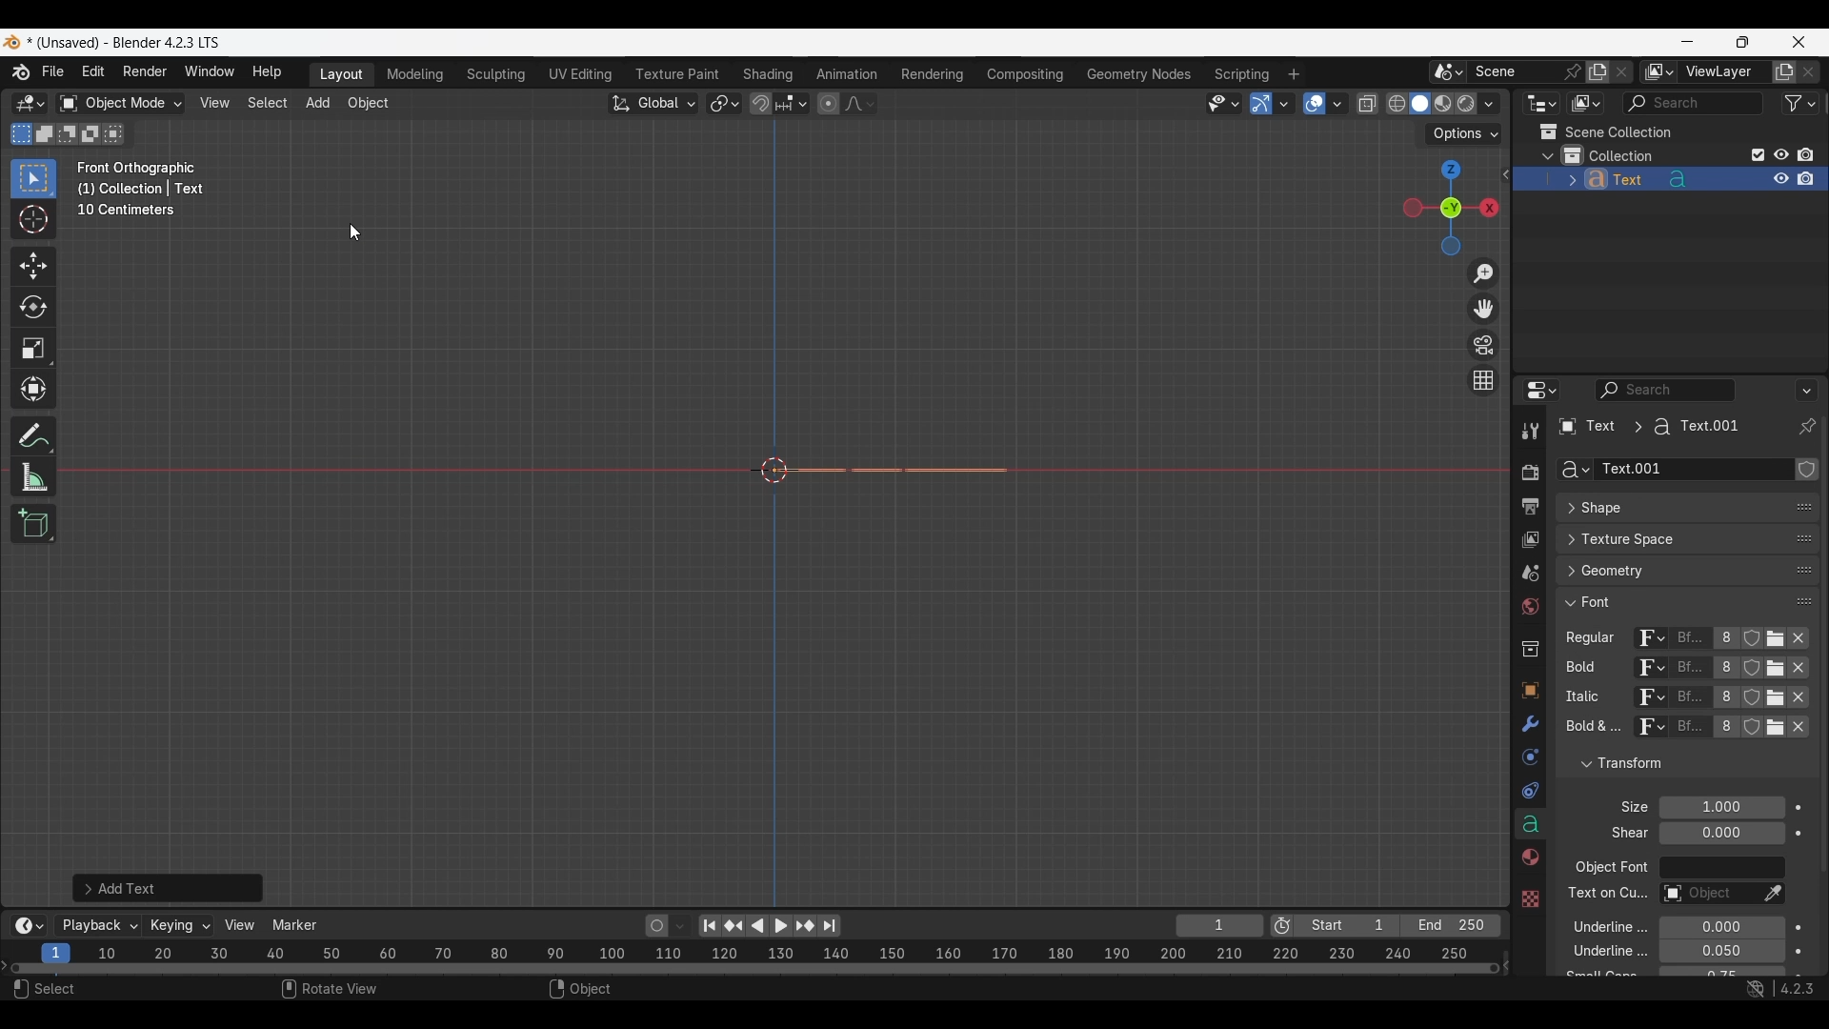  Describe the element at coordinates (1799, 889) in the screenshot. I see `Animate property of respective attribute` at that location.